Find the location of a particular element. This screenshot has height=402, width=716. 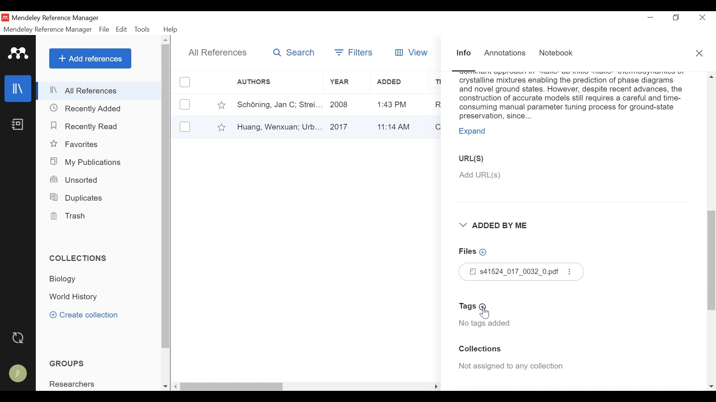

Add Files is located at coordinates (474, 252).